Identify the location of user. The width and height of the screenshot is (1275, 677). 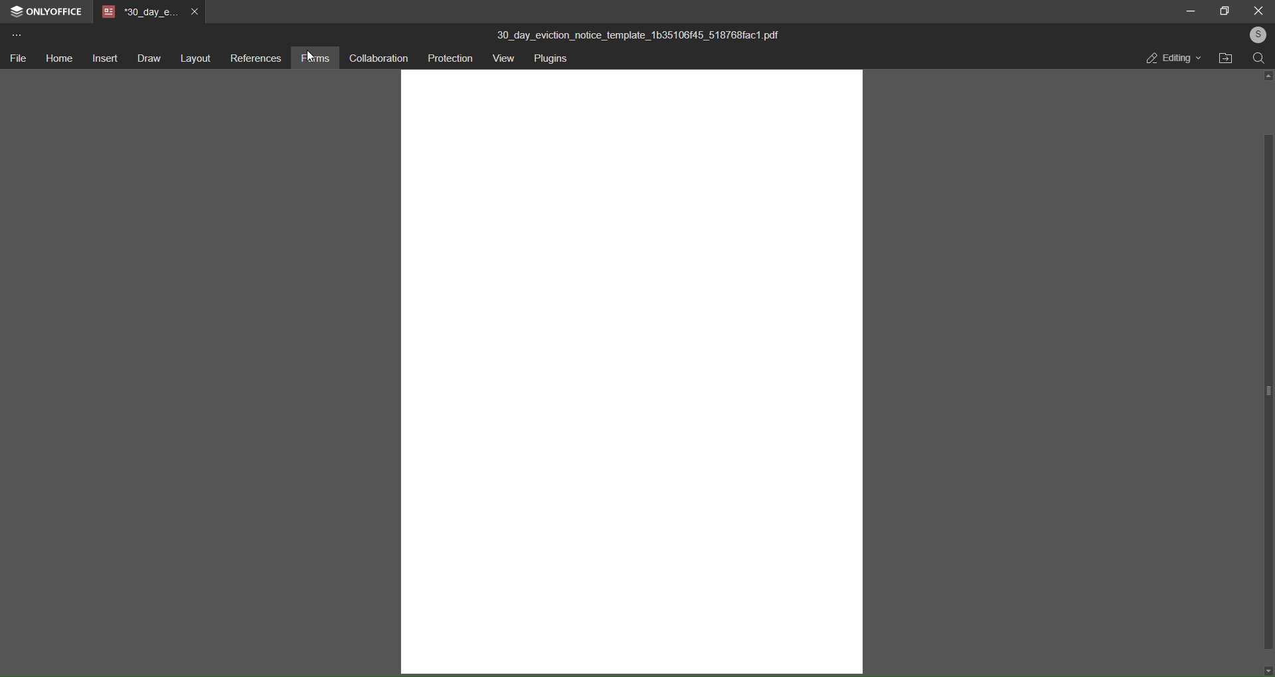
(1257, 34).